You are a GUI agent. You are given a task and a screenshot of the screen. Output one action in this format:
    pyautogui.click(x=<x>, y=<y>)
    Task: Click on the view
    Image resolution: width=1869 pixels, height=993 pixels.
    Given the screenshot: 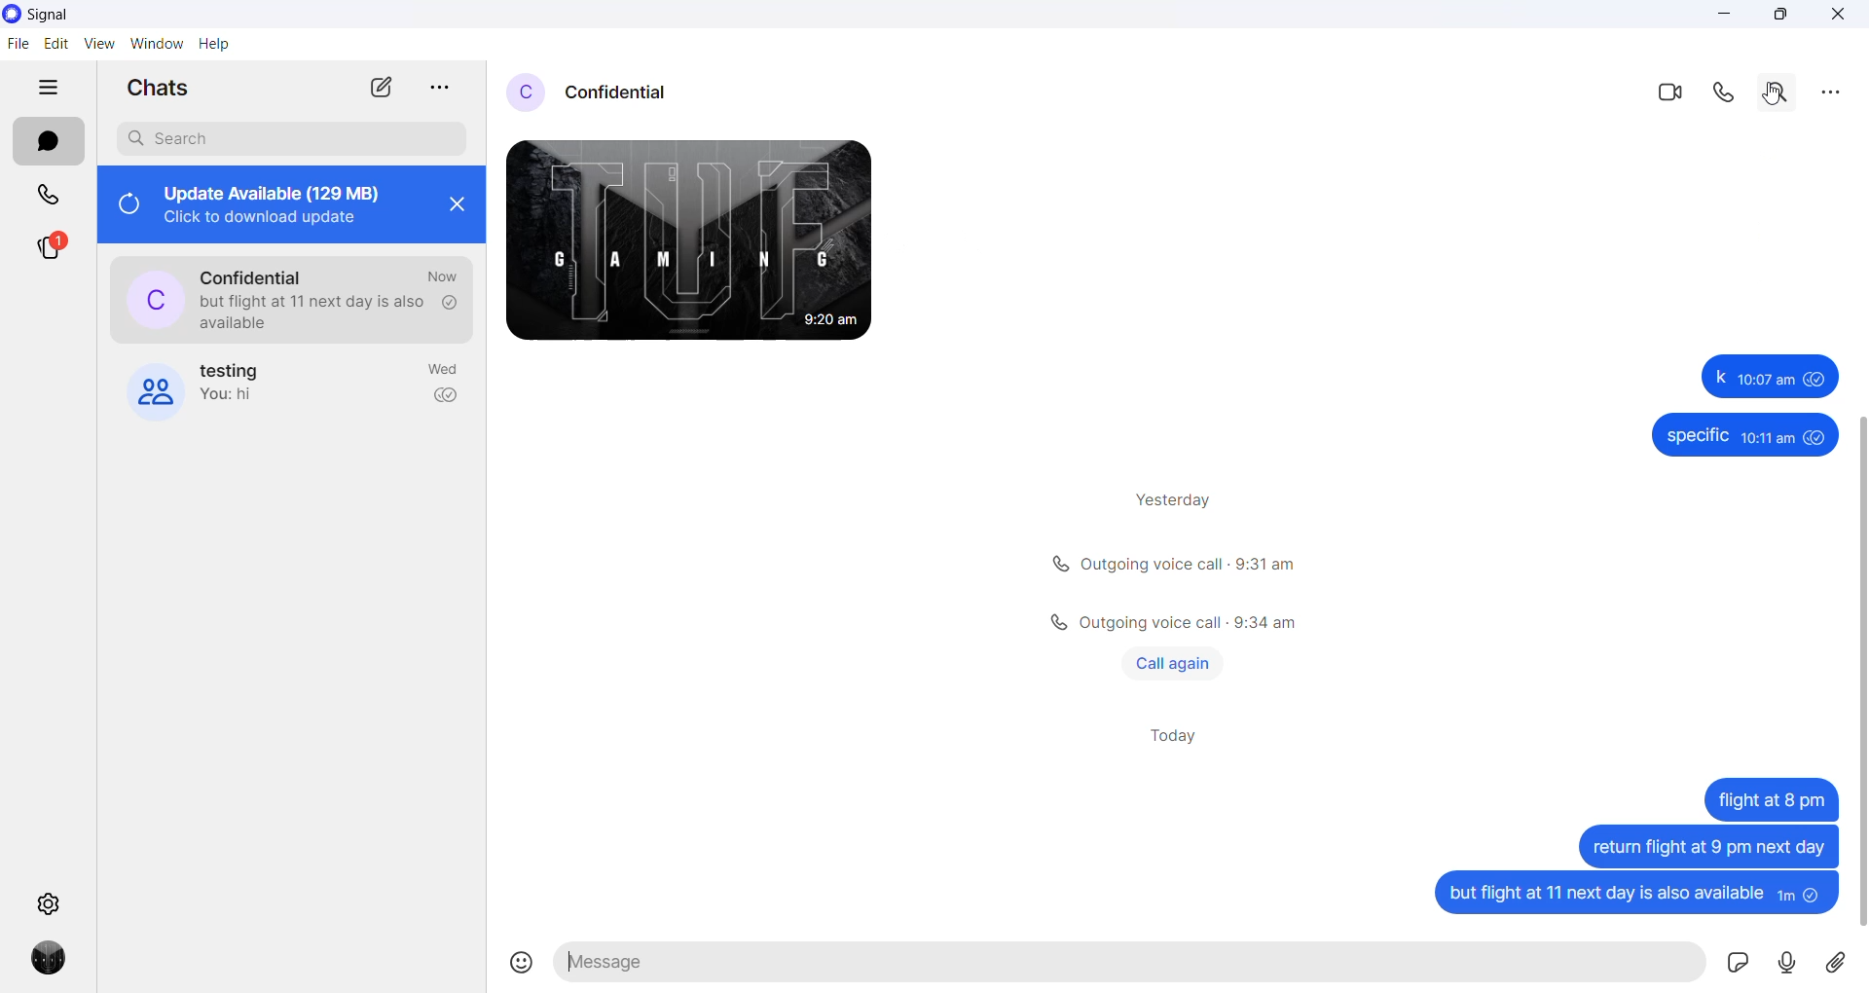 What is the action you would take?
    pyautogui.click(x=98, y=44)
    